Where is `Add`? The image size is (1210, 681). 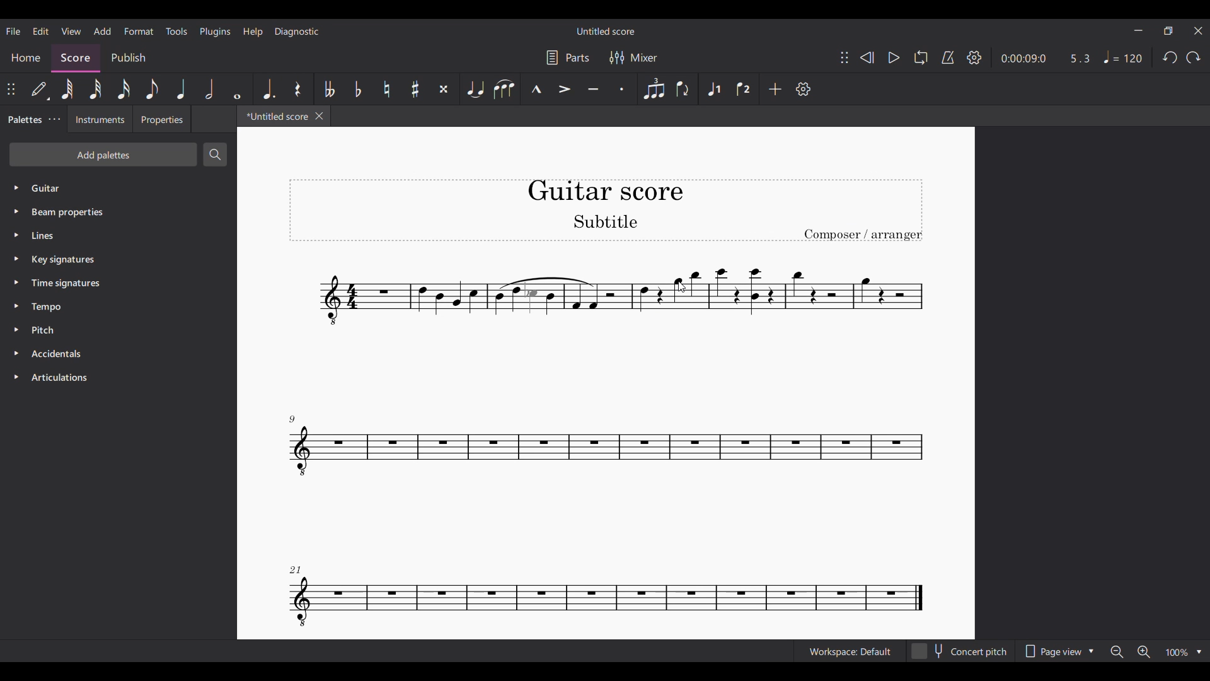
Add is located at coordinates (775, 88).